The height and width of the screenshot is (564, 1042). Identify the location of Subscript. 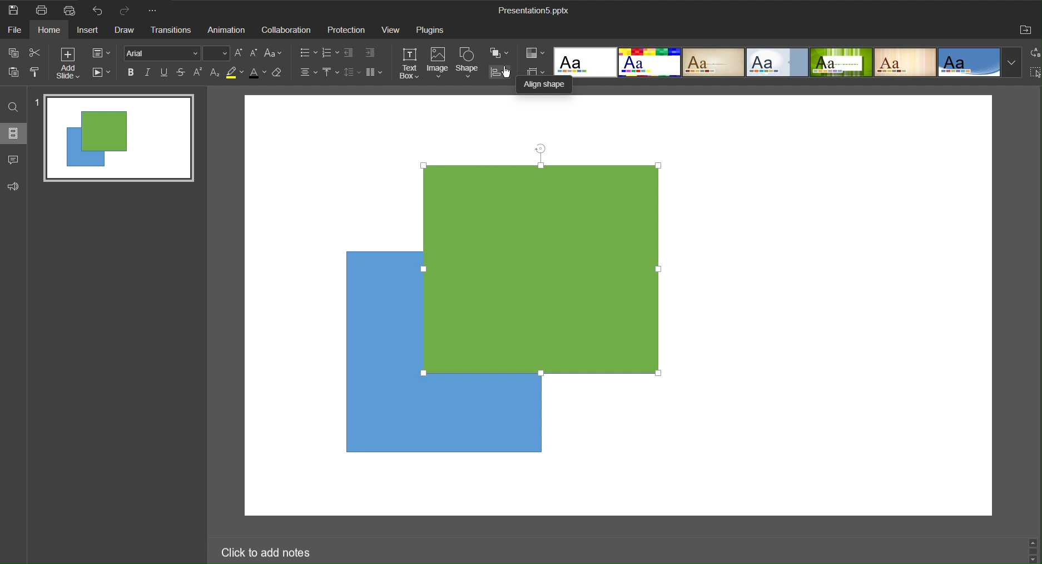
(215, 73).